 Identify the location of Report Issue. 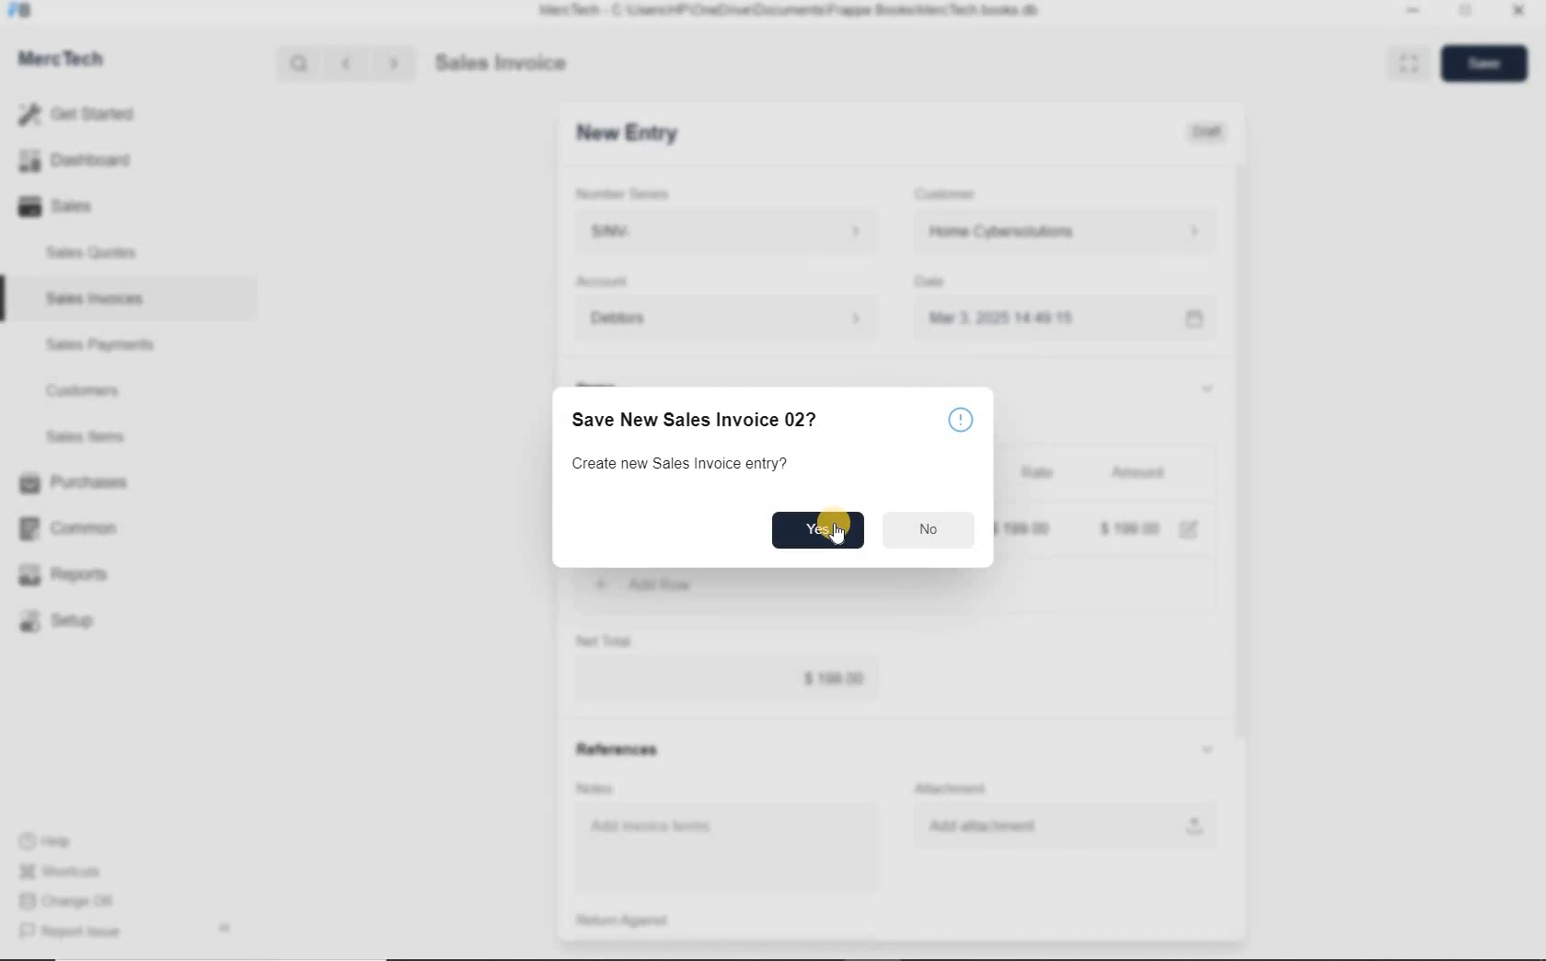
(75, 932).